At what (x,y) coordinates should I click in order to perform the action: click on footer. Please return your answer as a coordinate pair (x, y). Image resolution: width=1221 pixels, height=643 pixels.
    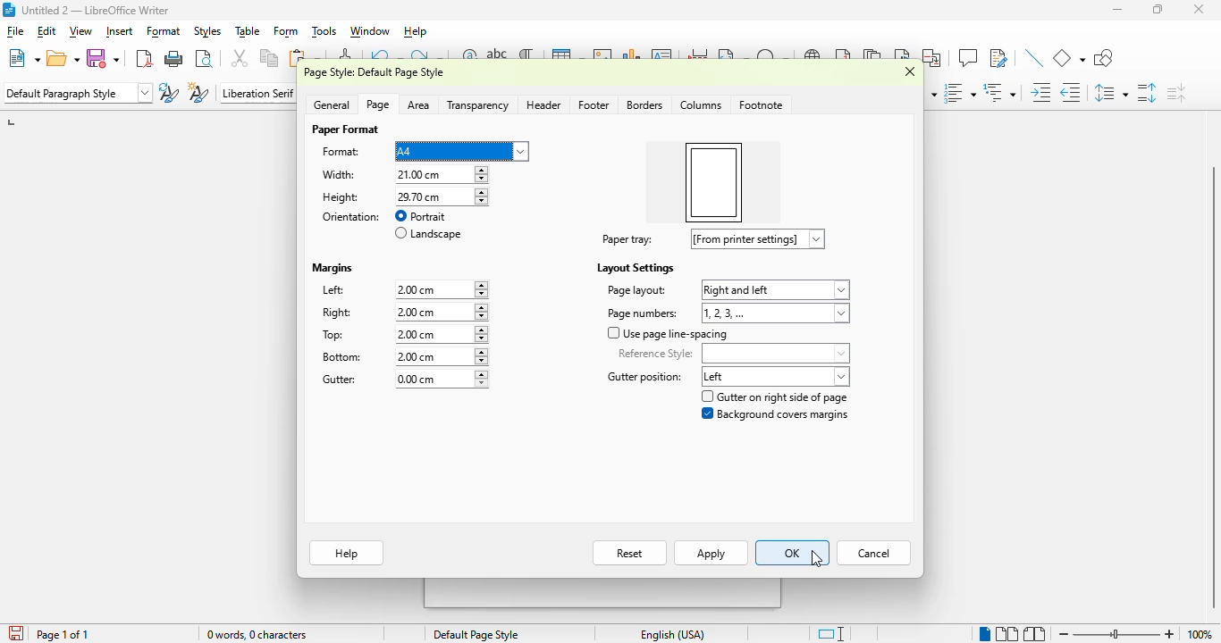
    Looking at the image, I should click on (593, 104).